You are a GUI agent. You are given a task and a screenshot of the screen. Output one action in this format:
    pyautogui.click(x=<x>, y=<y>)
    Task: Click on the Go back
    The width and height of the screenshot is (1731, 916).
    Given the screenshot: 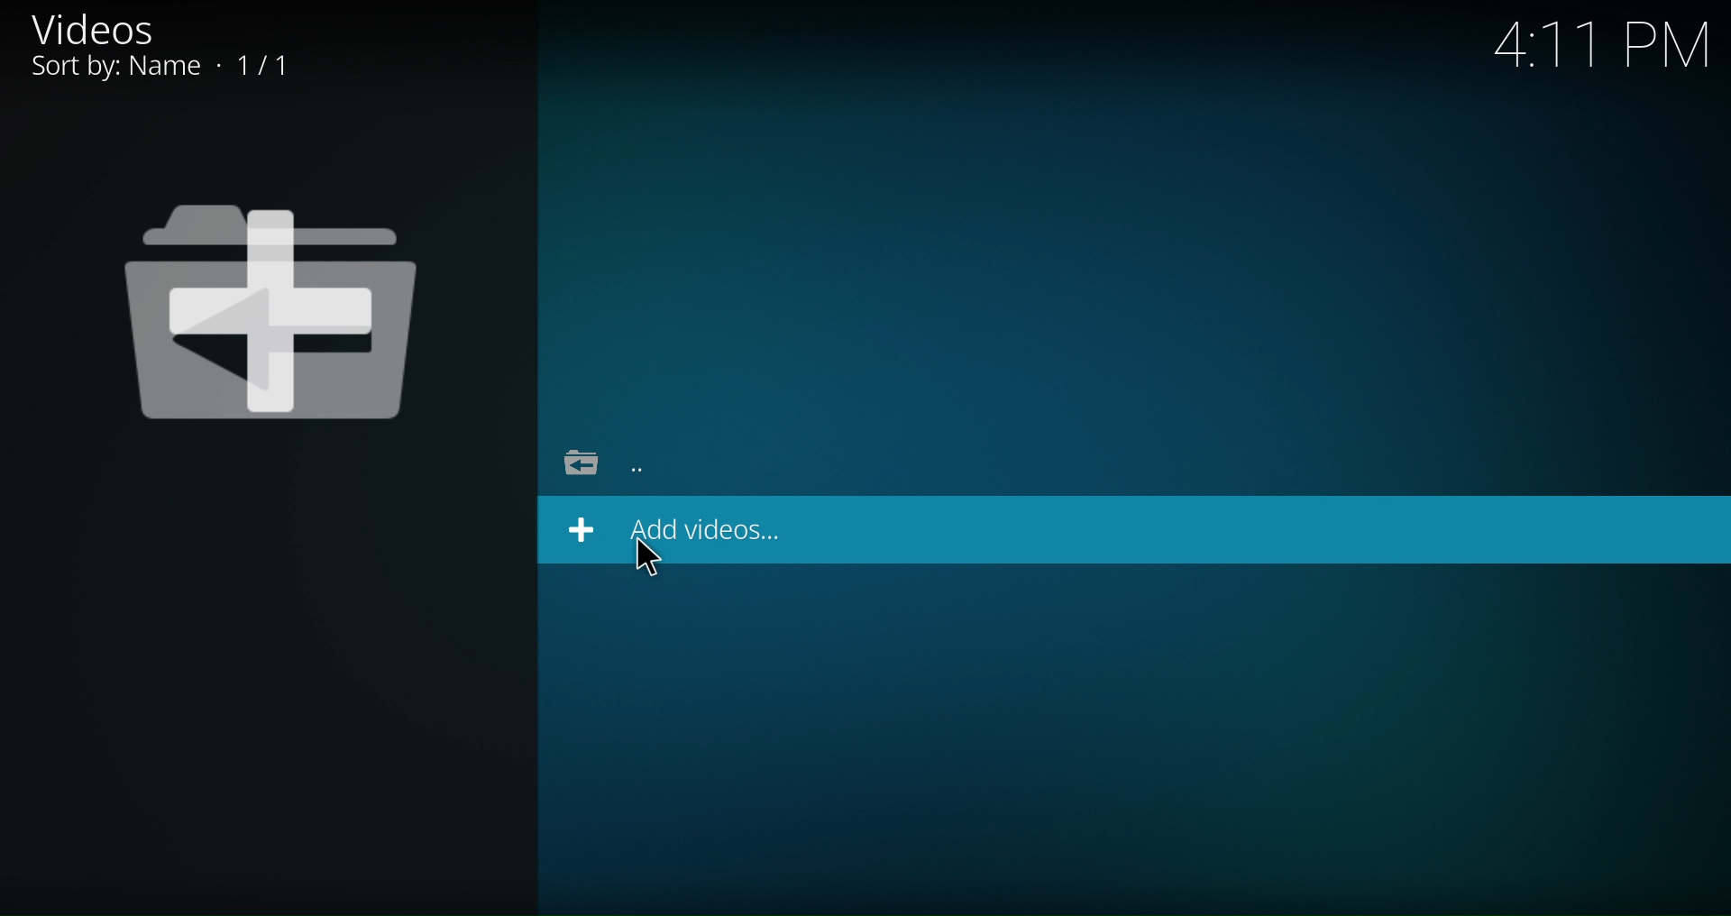 What is the action you would take?
    pyautogui.click(x=653, y=468)
    